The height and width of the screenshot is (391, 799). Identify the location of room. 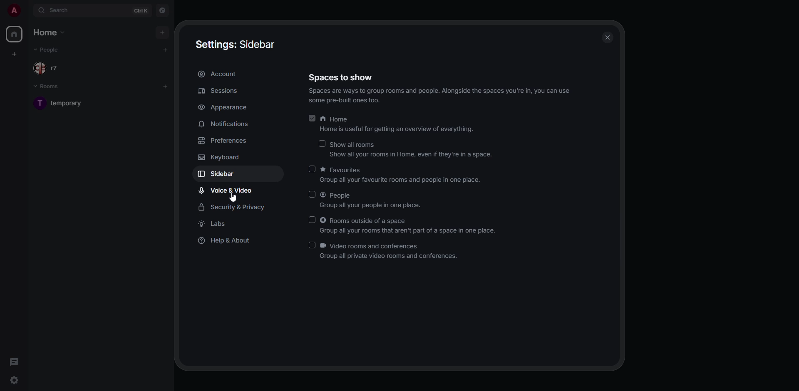
(70, 103).